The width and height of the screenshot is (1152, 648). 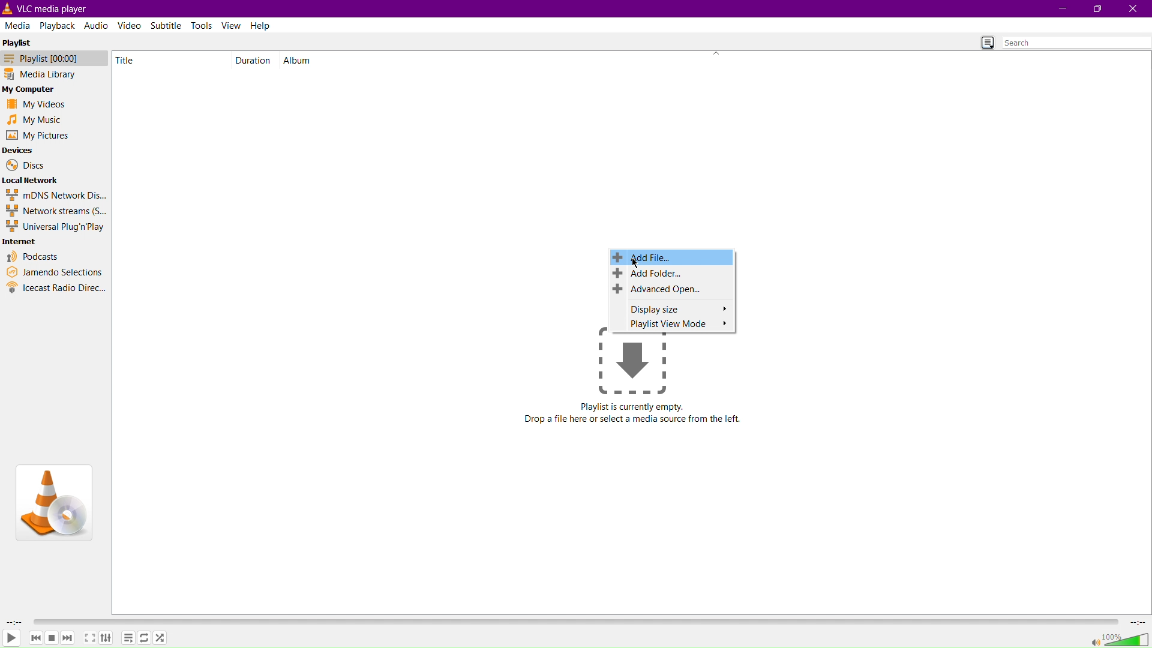 I want to click on Universal Plug'n'Play, so click(x=56, y=227).